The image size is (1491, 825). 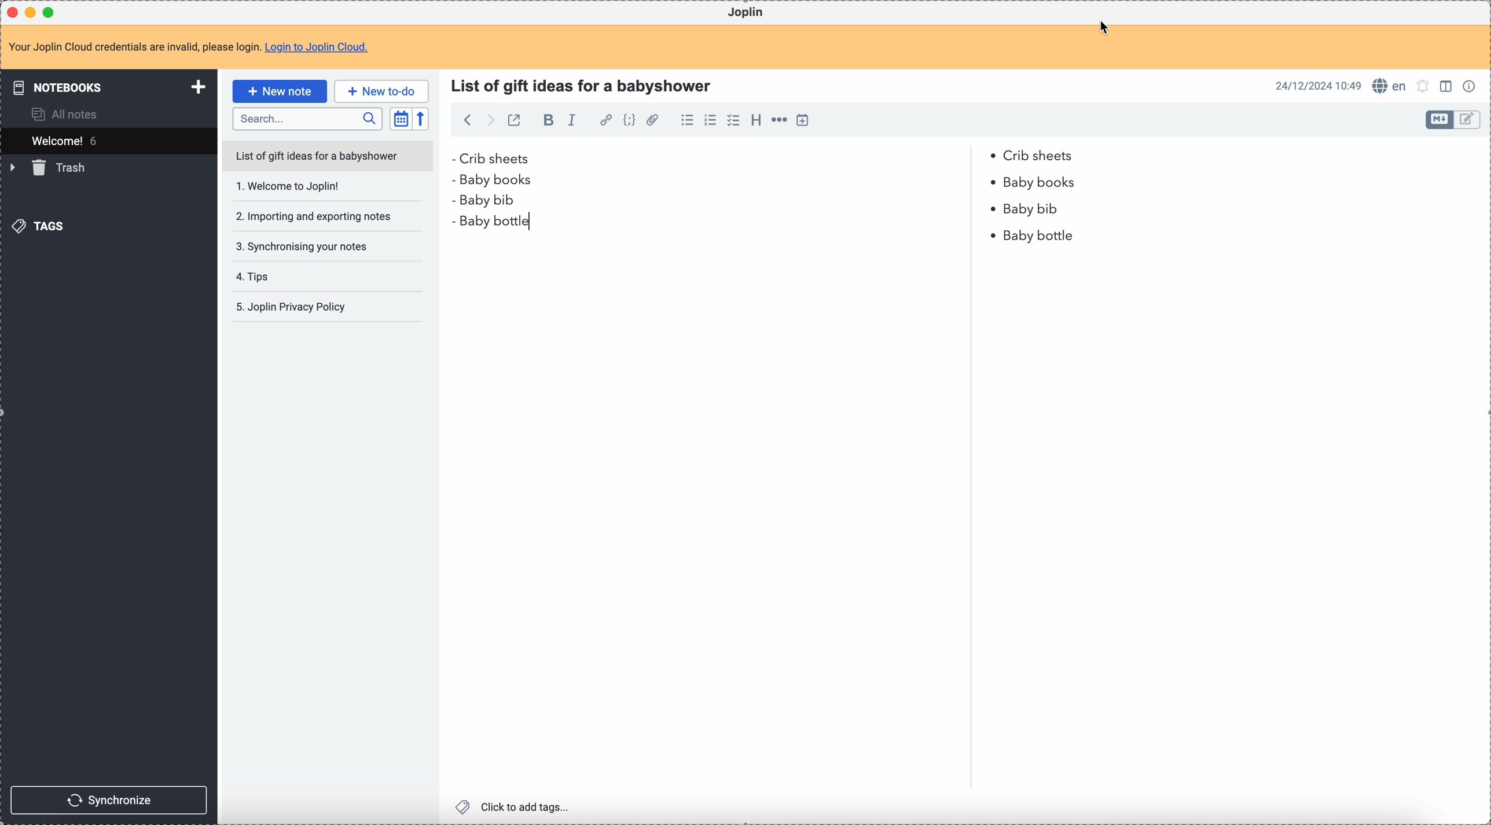 What do you see at coordinates (806, 120) in the screenshot?
I see `insert time` at bounding box center [806, 120].